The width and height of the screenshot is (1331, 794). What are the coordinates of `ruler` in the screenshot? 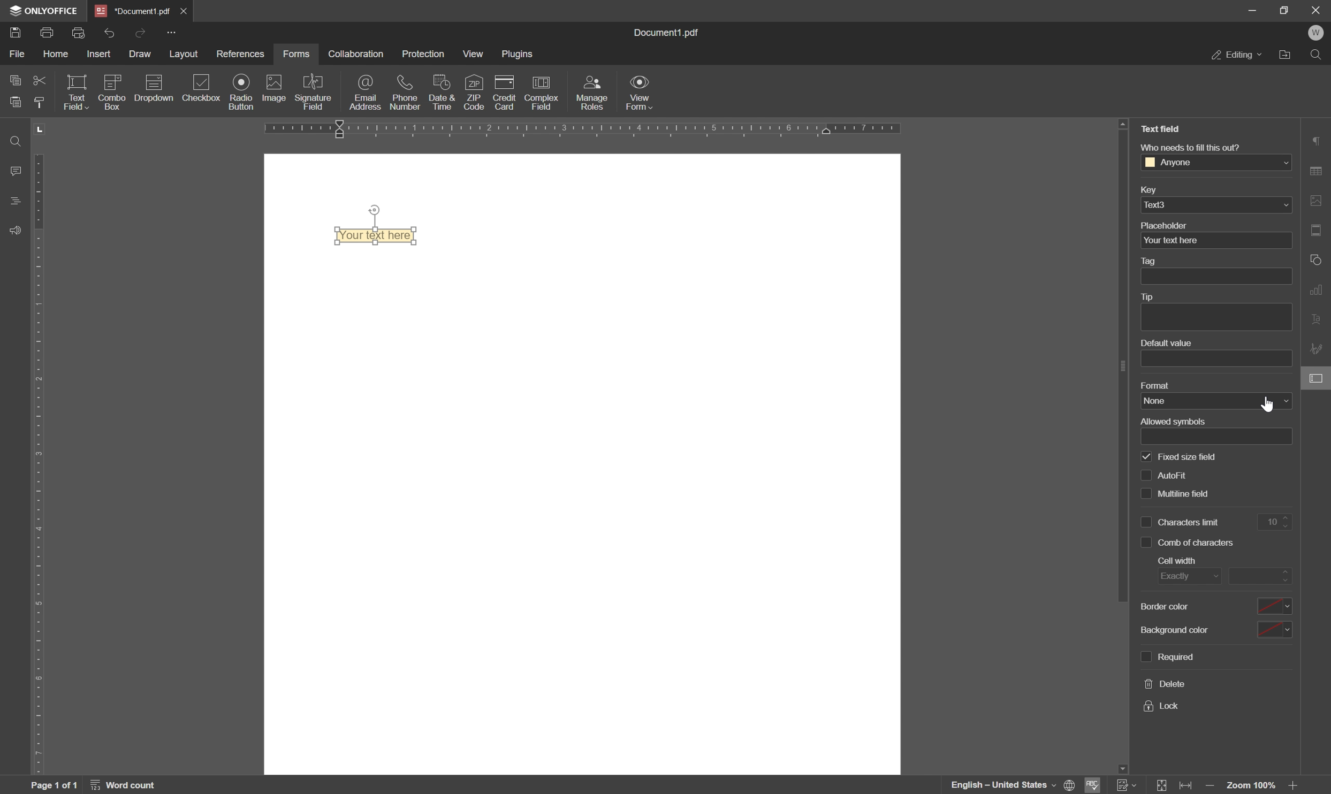 It's located at (42, 448).